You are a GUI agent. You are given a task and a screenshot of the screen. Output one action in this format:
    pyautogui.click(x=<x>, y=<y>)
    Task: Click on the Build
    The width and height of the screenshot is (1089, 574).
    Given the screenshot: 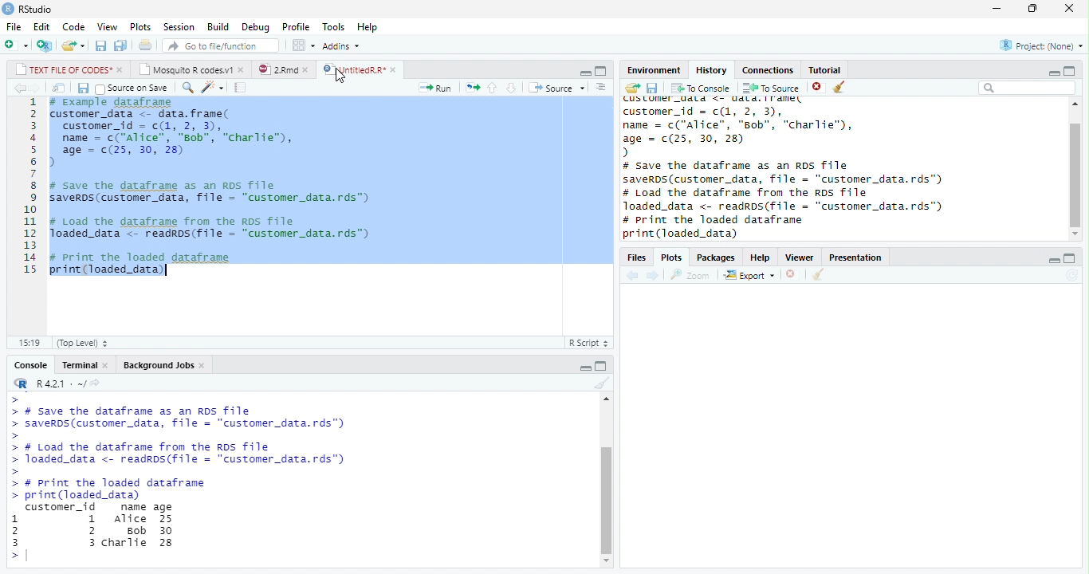 What is the action you would take?
    pyautogui.click(x=218, y=27)
    